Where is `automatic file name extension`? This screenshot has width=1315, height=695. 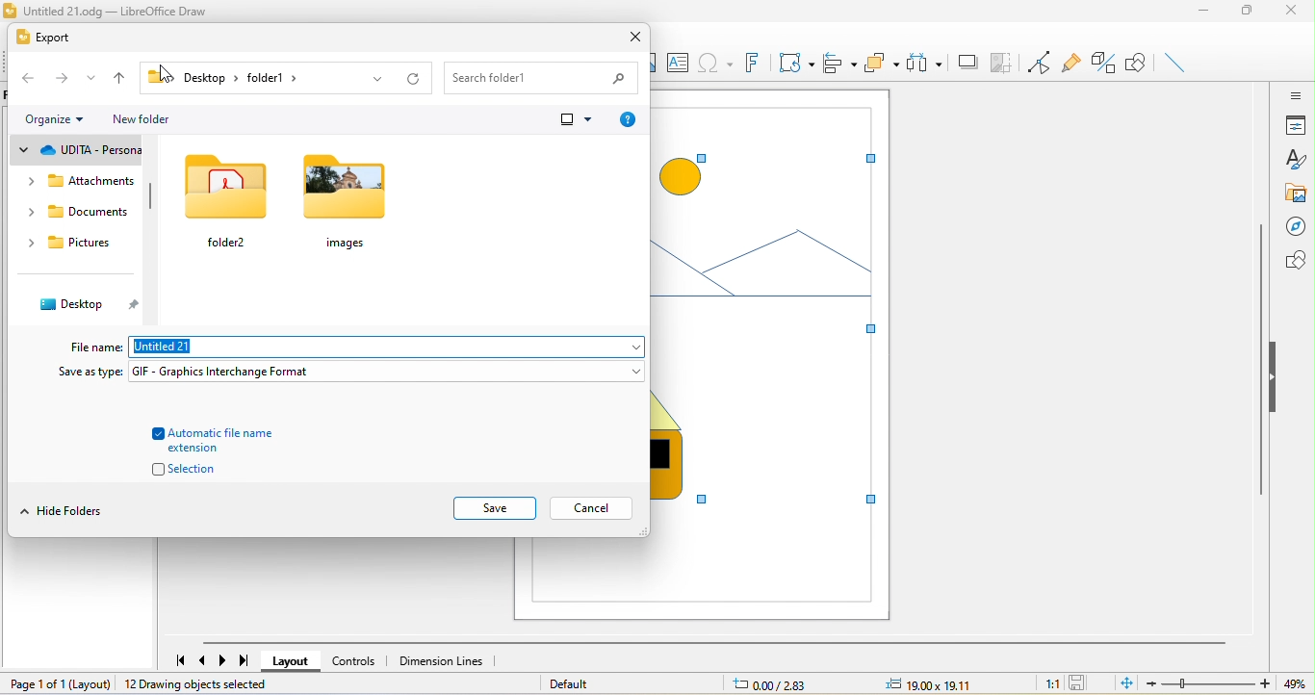 automatic file name extension is located at coordinates (223, 440).